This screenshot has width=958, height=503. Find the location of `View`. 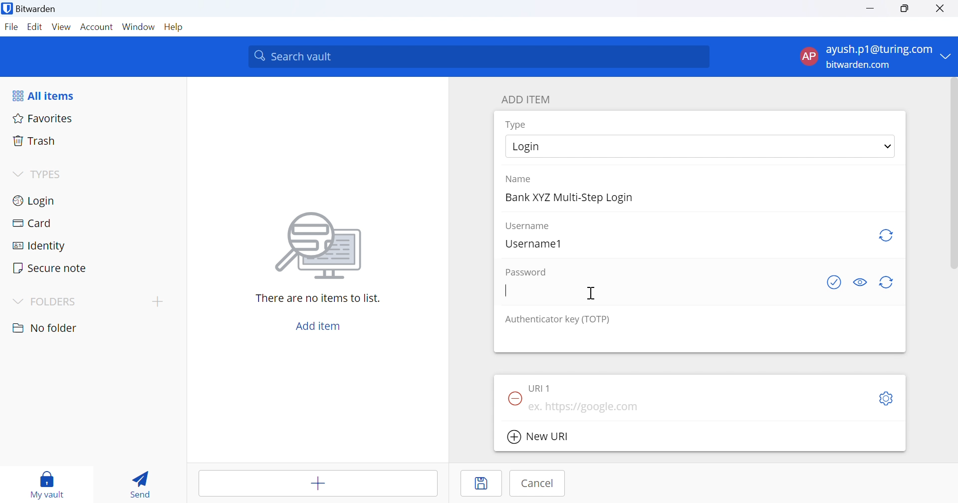

View is located at coordinates (61, 26).